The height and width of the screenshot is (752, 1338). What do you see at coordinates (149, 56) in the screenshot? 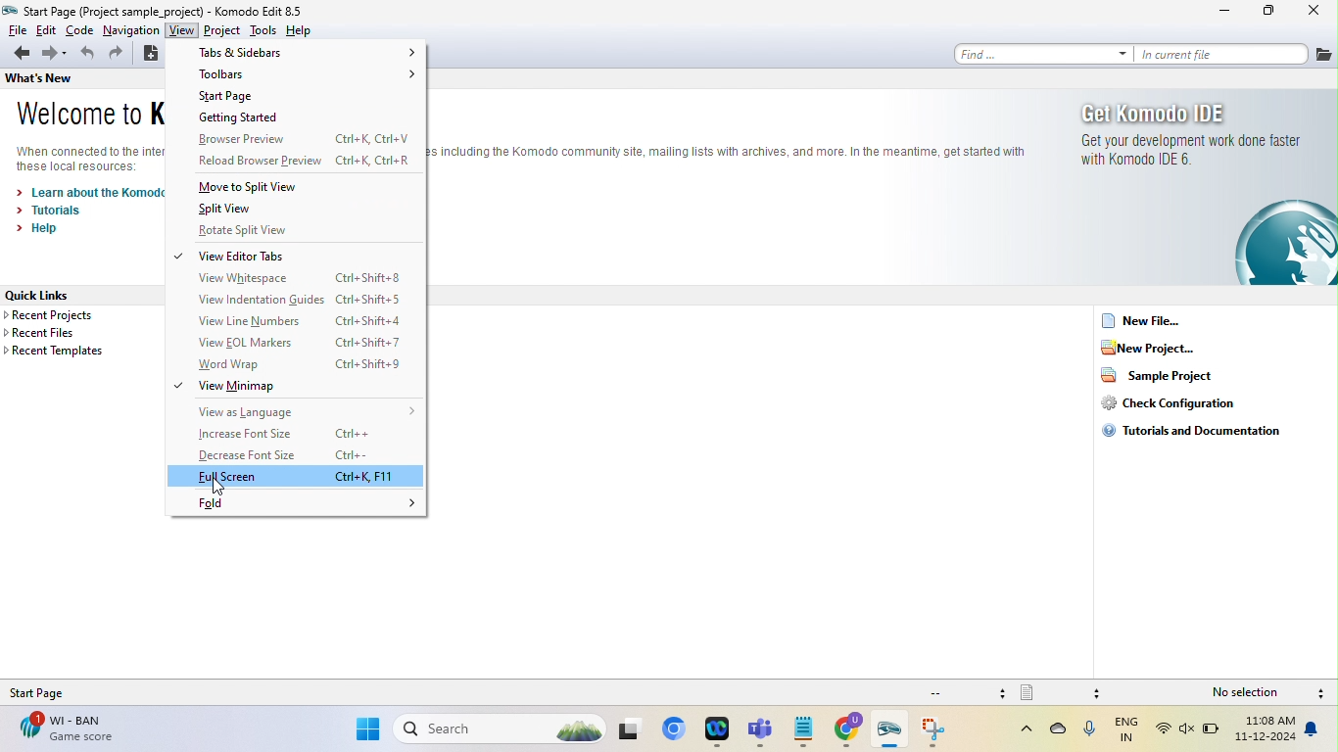
I see `new` at bounding box center [149, 56].